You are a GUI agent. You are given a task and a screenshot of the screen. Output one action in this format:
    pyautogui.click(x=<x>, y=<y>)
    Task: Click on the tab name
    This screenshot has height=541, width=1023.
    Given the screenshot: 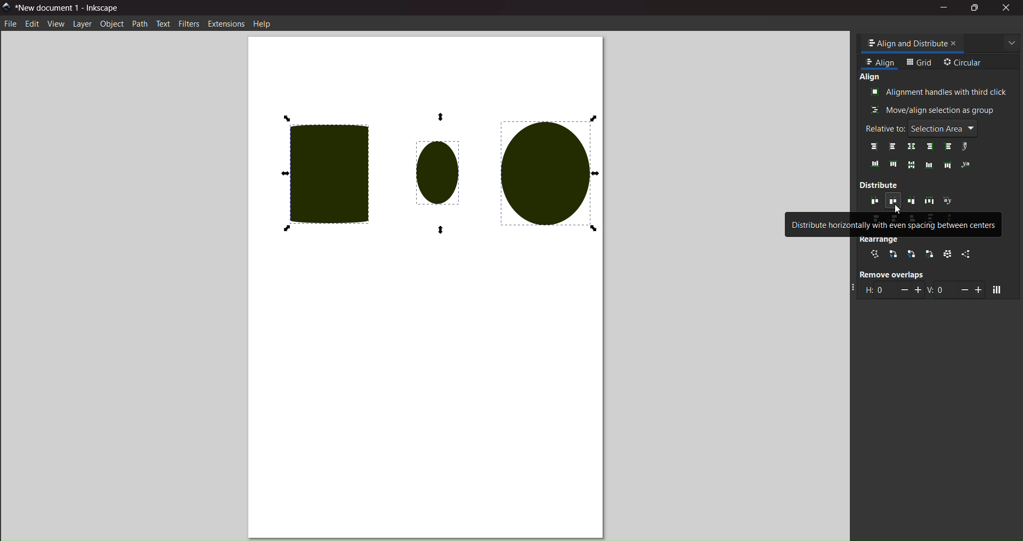 What is the action you would take?
    pyautogui.click(x=906, y=41)
    